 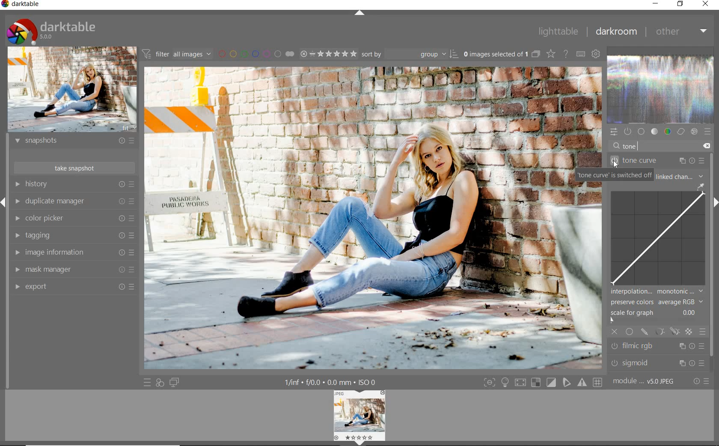 I want to click on show global preferences, so click(x=597, y=54).